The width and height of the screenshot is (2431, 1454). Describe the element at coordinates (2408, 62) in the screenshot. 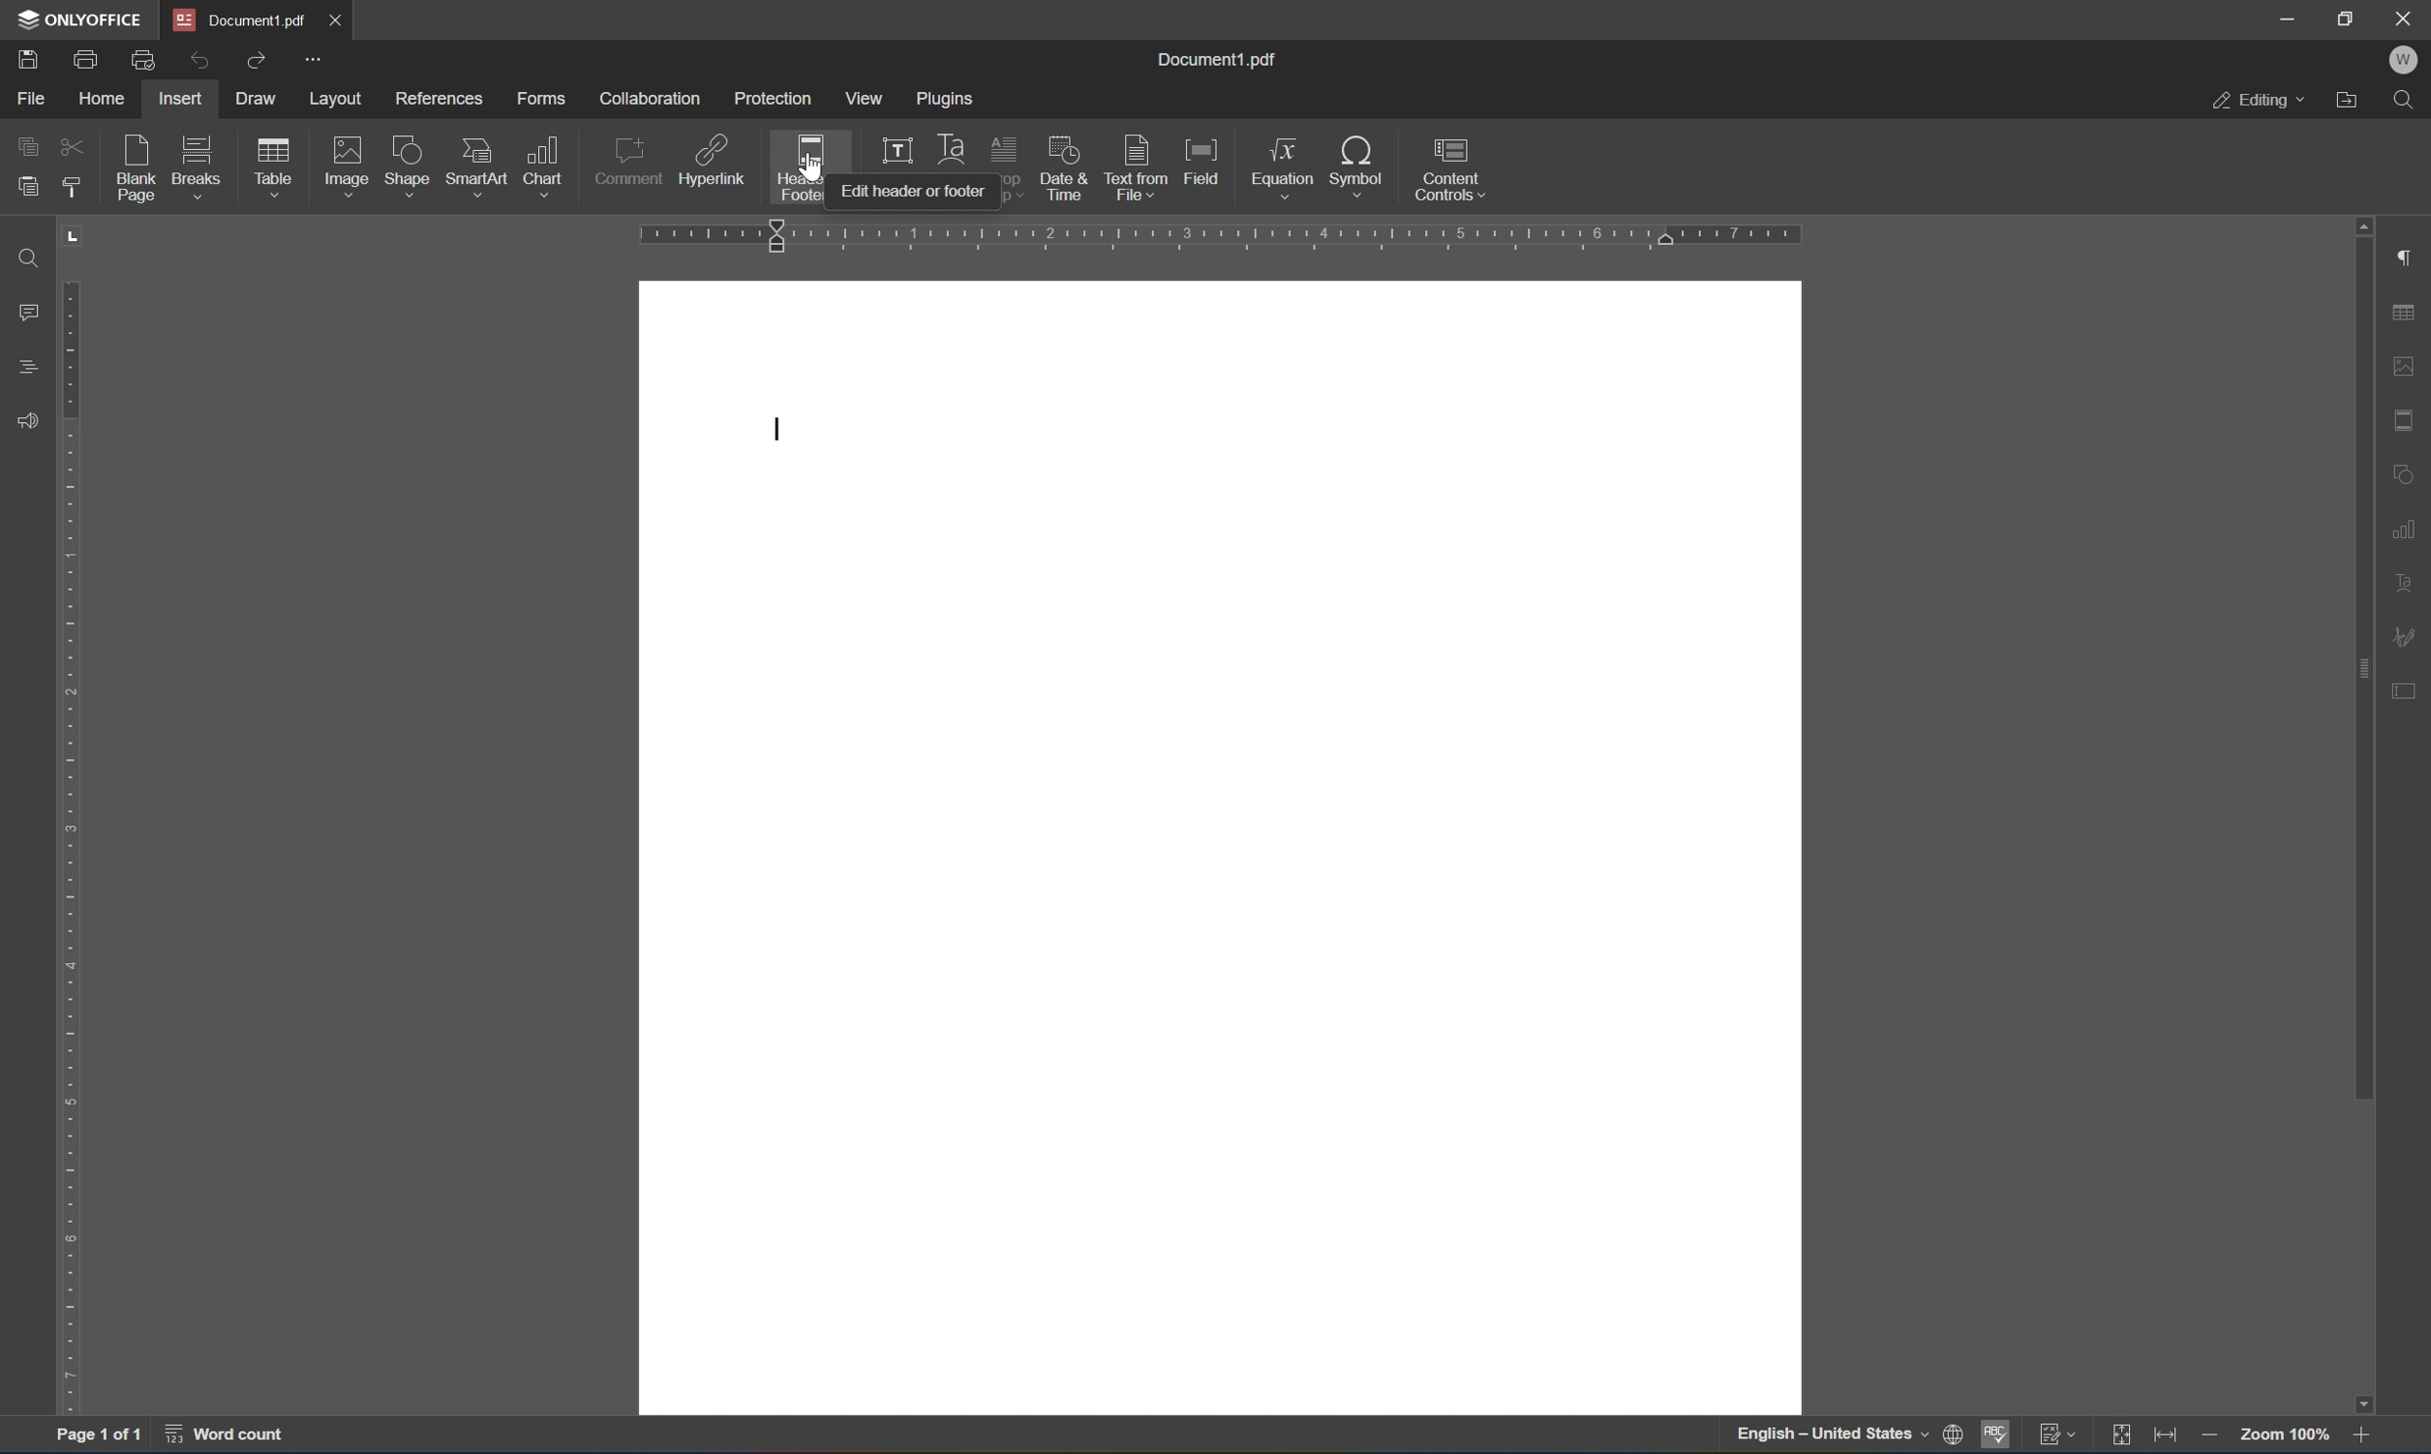

I see `profile` at that location.